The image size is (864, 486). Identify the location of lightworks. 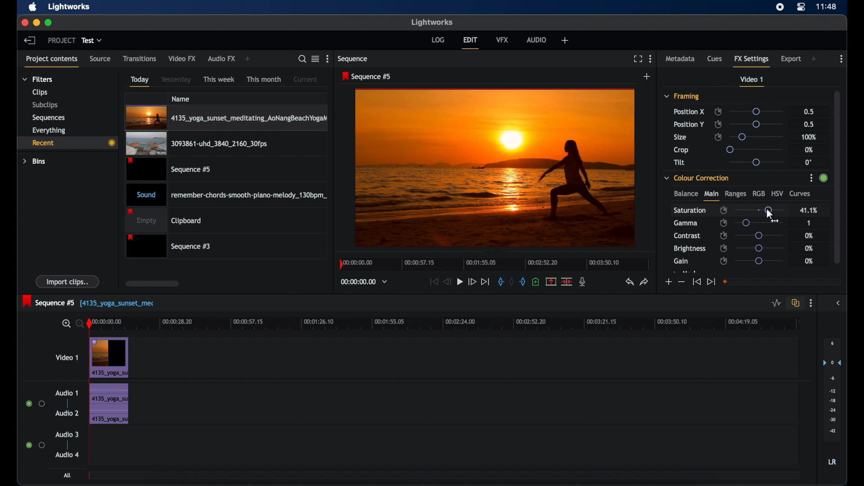
(69, 7).